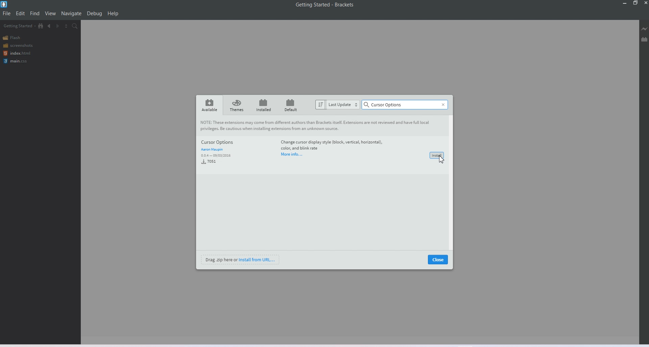 The width and height of the screenshot is (649, 347). Describe the element at coordinates (41, 25) in the screenshot. I see `Show file in Tree` at that location.